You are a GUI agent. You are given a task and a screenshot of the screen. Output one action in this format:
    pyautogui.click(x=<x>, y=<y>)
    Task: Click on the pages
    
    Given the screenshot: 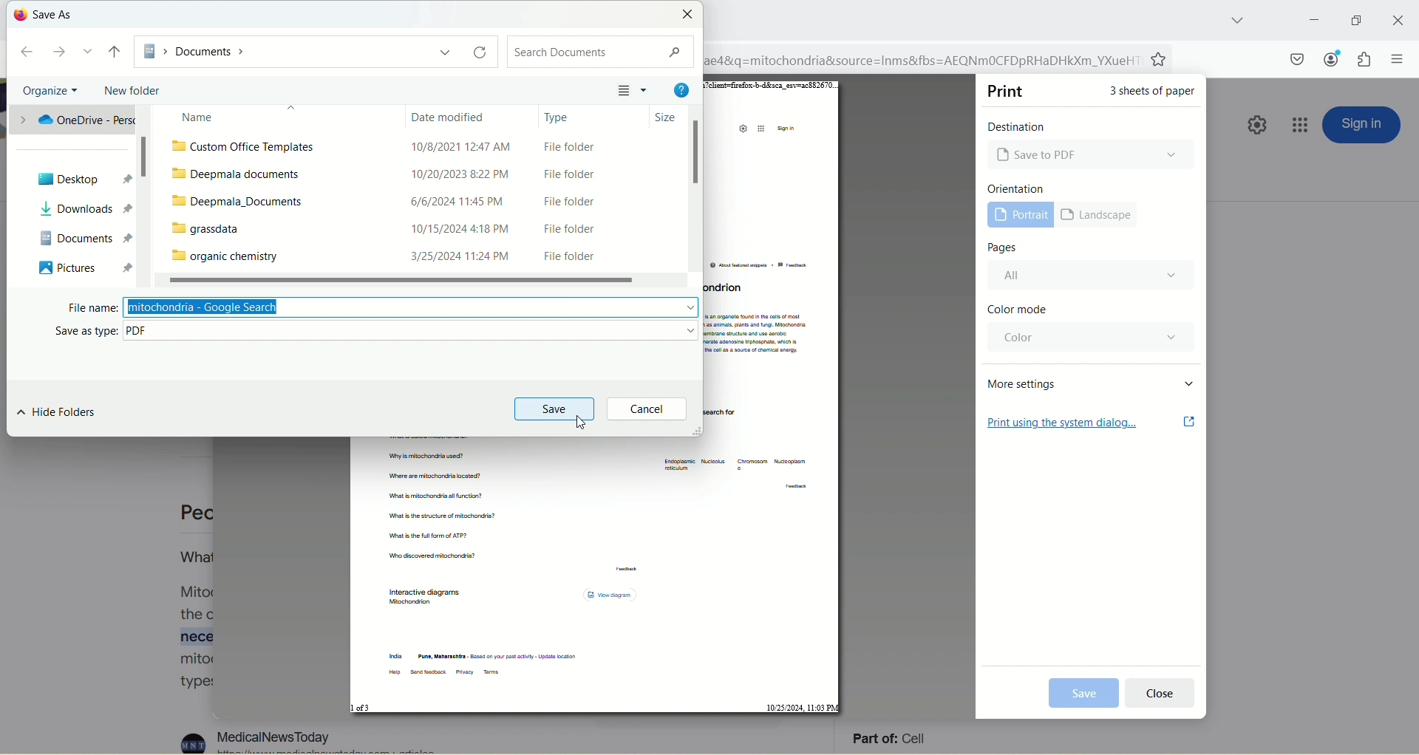 What is the action you would take?
    pyautogui.click(x=1004, y=247)
    